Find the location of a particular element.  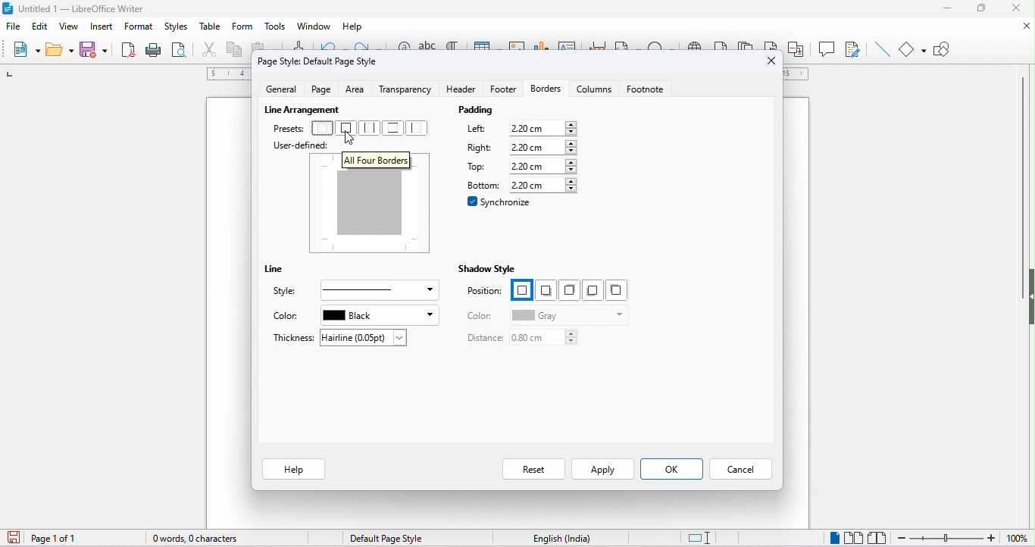

tools is located at coordinates (274, 28).